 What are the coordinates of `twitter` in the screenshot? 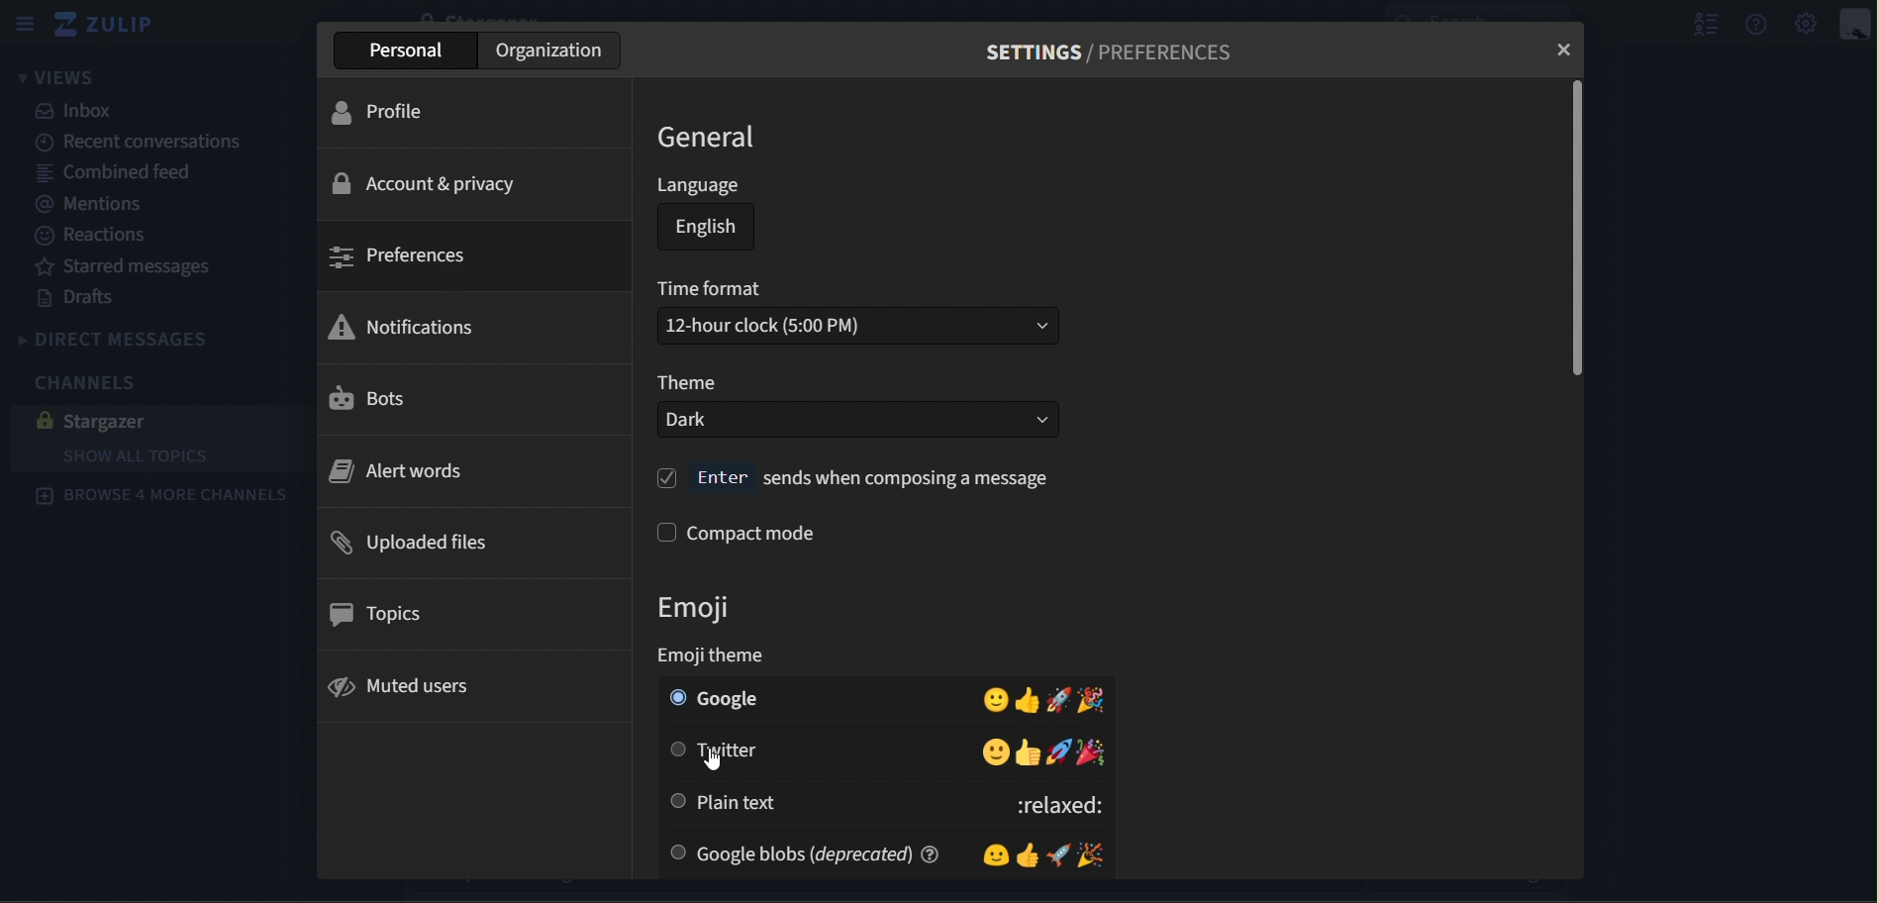 It's located at (889, 752).